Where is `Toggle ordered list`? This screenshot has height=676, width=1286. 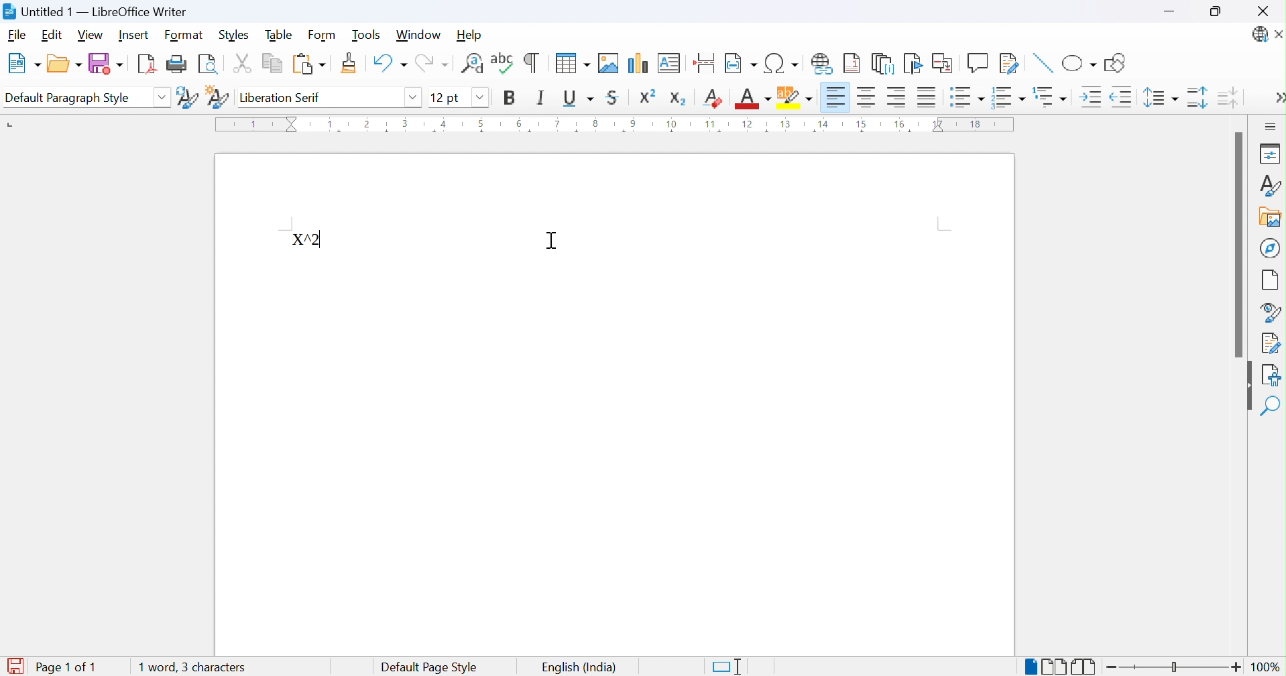 Toggle ordered list is located at coordinates (1010, 97).